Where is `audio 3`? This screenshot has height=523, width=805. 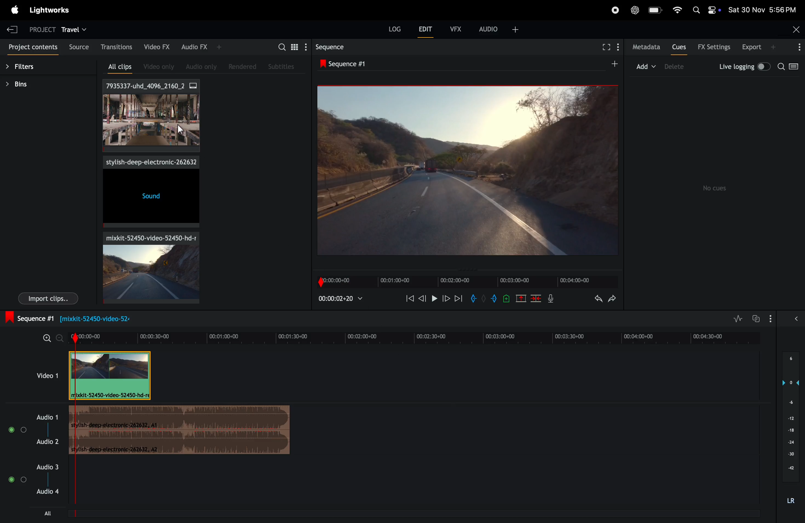
audio 3 is located at coordinates (34, 488).